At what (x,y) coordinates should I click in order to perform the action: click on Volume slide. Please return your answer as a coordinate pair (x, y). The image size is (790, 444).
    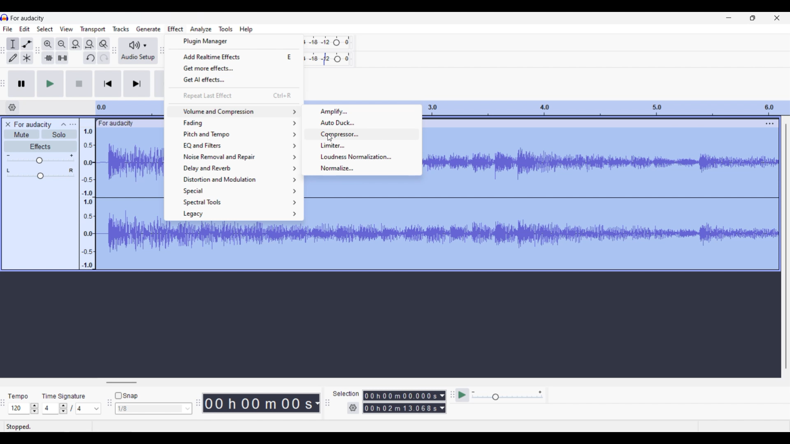
    Looking at the image, I should click on (40, 159).